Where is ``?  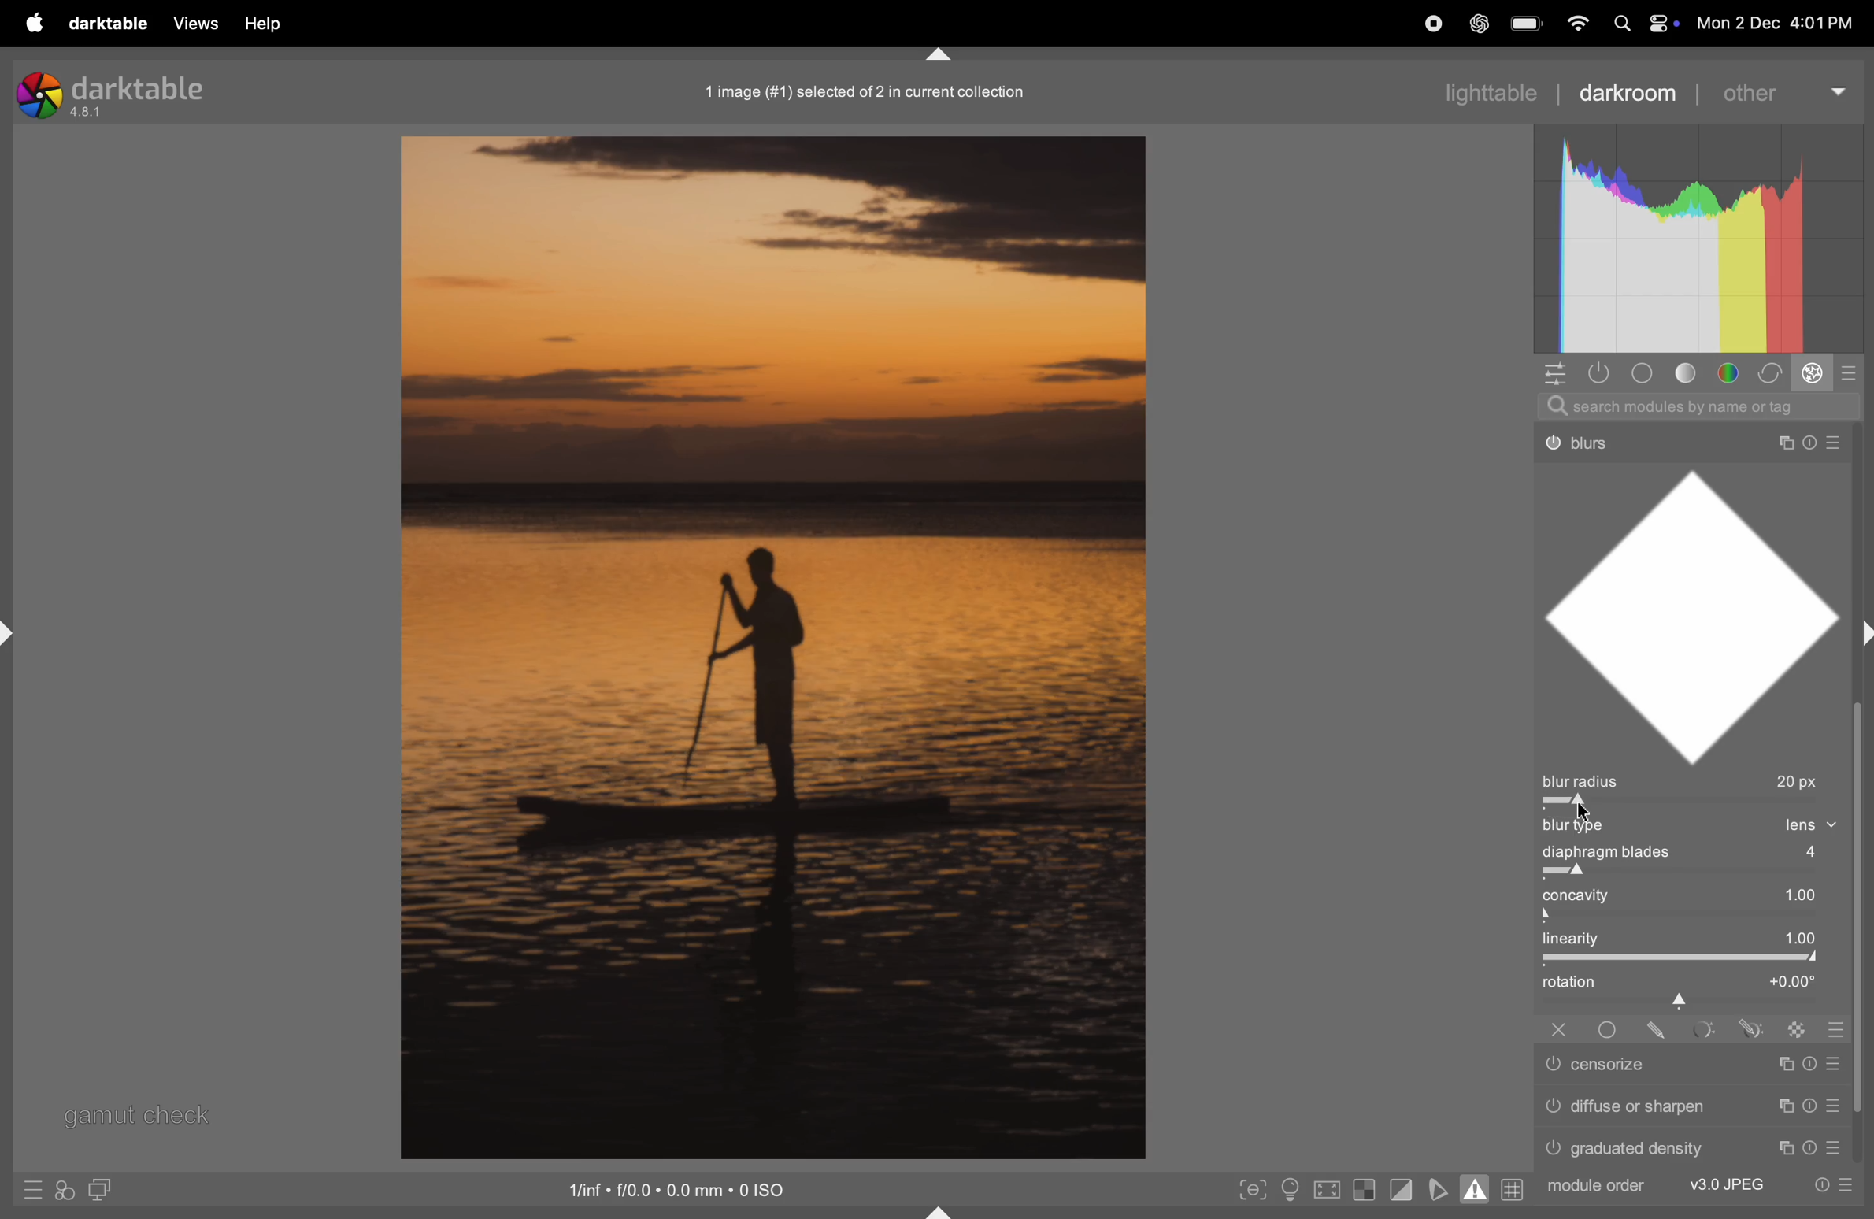
 is located at coordinates (1696, 1147).